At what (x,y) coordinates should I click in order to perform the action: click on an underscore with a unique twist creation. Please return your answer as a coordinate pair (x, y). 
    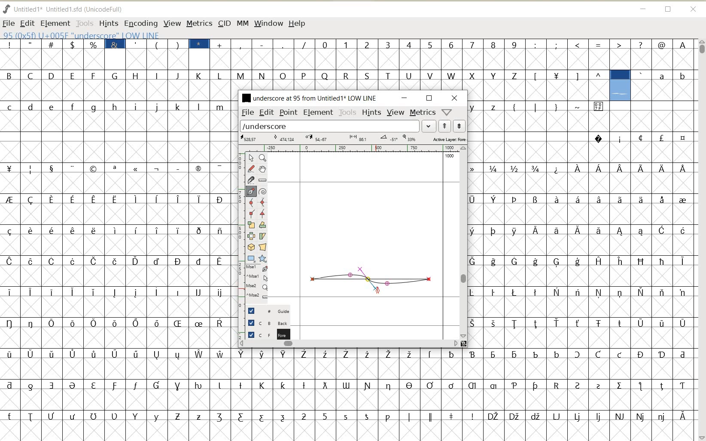
    Looking at the image, I should click on (371, 278).